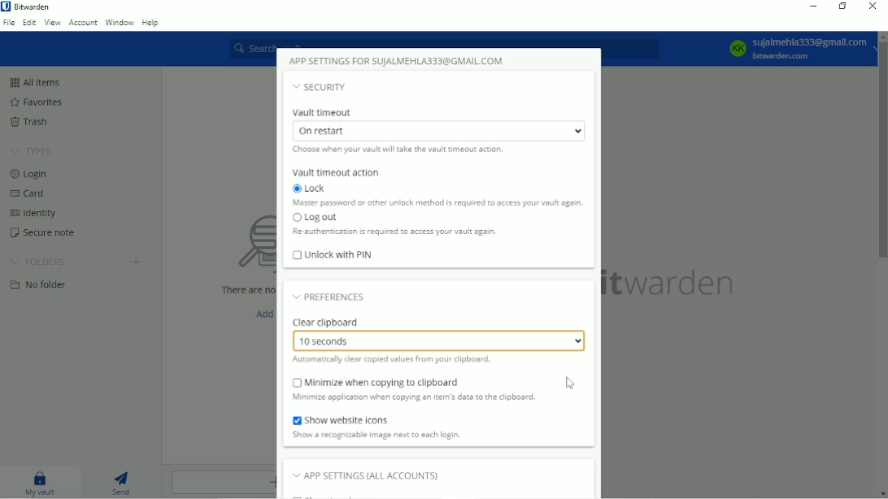 This screenshot has width=888, height=499. Describe the element at coordinates (391, 360) in the screenshot. I see `Automatically clear copied values from your clipboard.` at that location.